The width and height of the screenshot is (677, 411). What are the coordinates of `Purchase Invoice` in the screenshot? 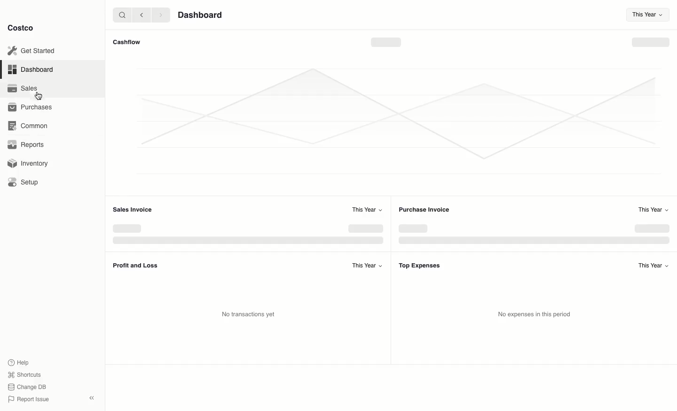 It's located at (424, 209).